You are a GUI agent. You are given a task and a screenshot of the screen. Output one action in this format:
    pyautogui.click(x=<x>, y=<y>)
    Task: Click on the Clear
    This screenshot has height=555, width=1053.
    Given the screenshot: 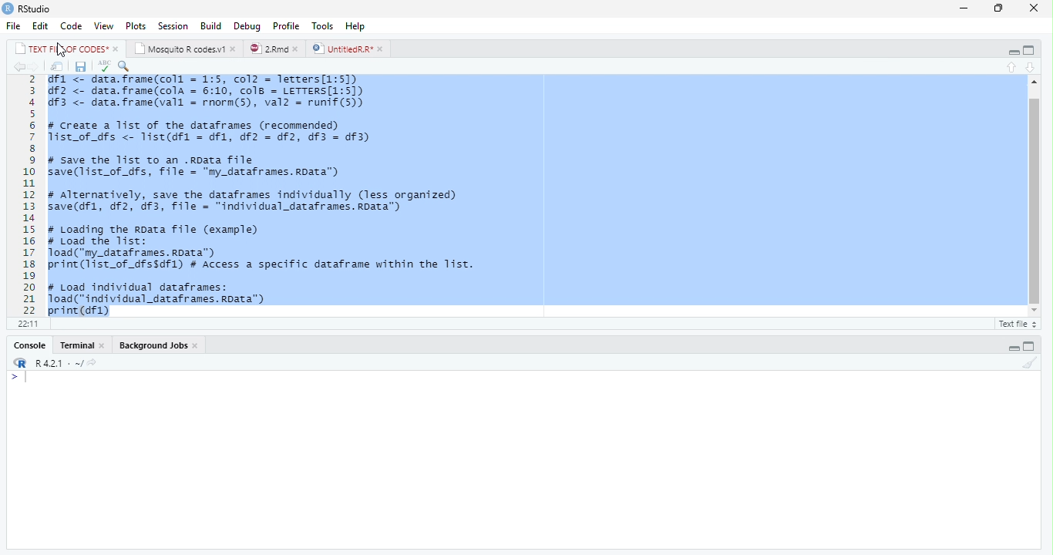 What is the action you would take?
    pyautogui.click(x=1031, y=364)
    